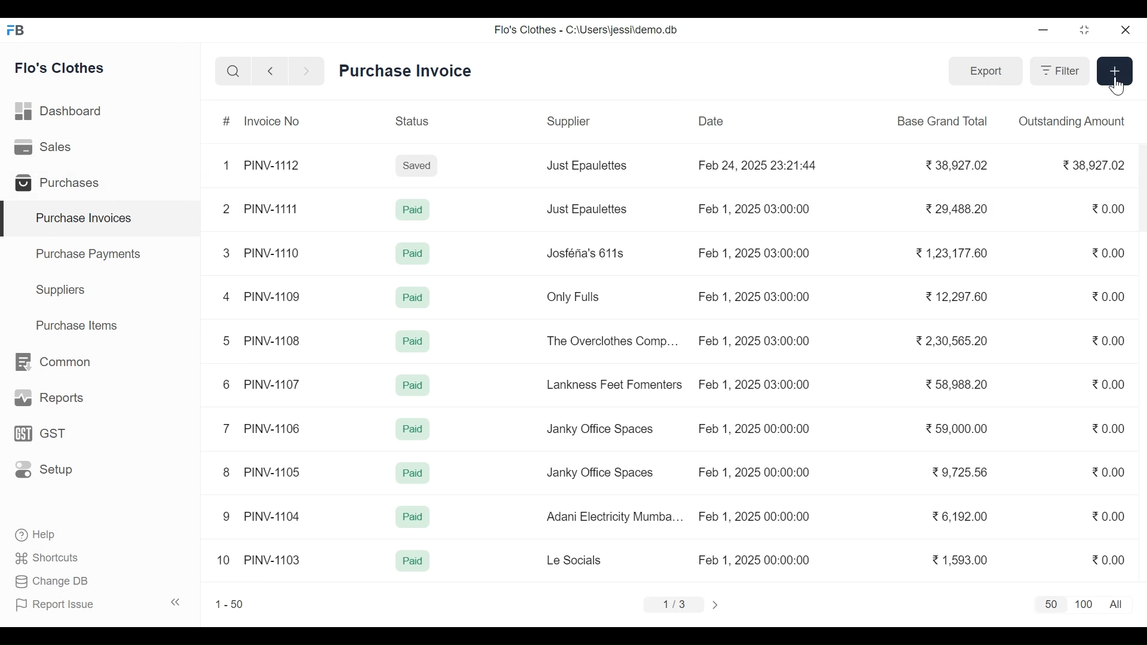 The image size is (1147, 645). Describe the element at coordinates (755, 210) in the screenshot. I see `Feb 1, 2025 03:00:00` at that location.